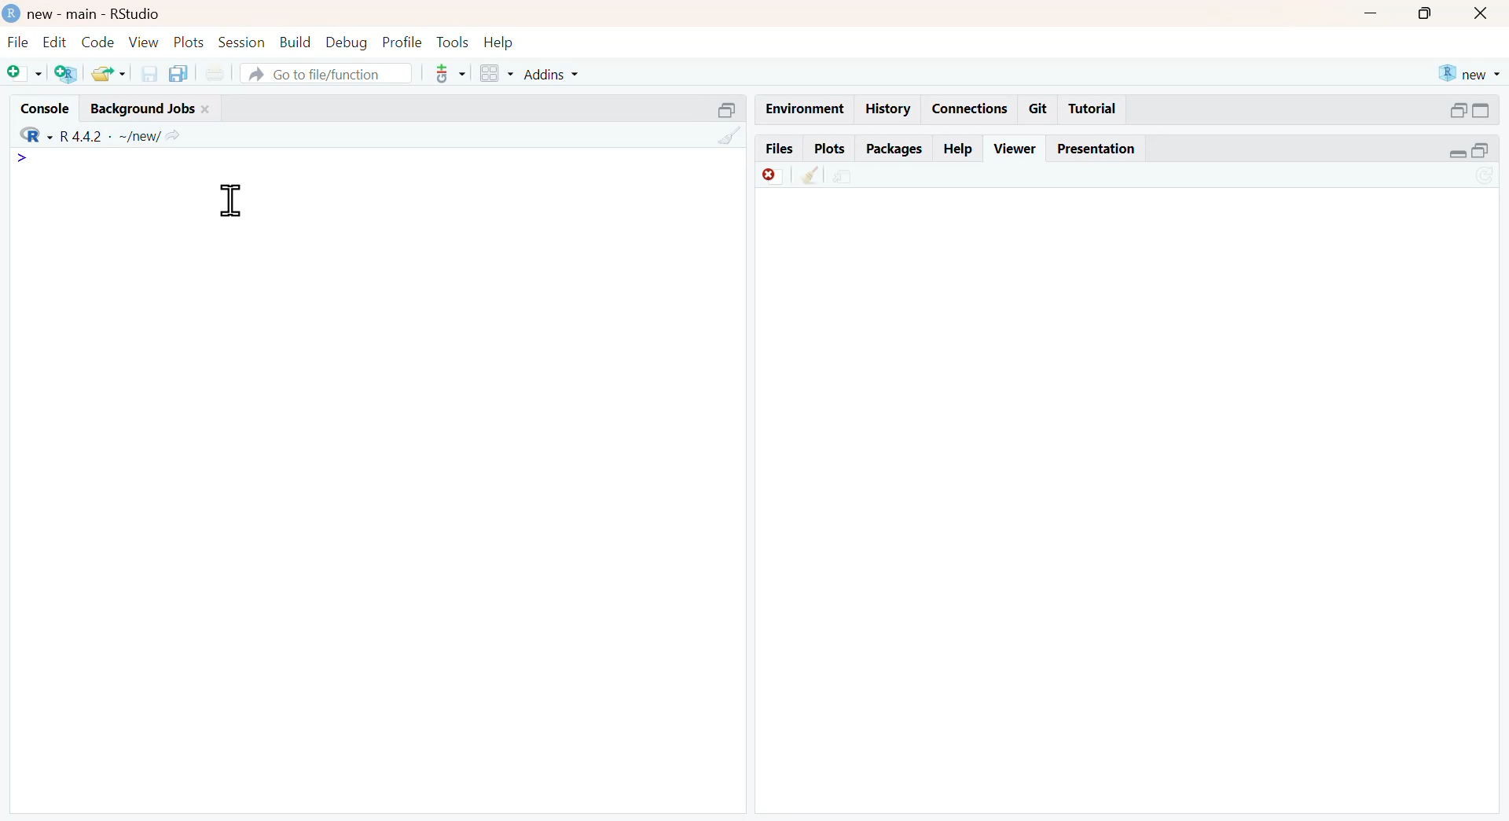 This screenshot has height=821, width=1509. Describe the element at coordinates (451, 73) in the screenshot. I see `tools` at that location.